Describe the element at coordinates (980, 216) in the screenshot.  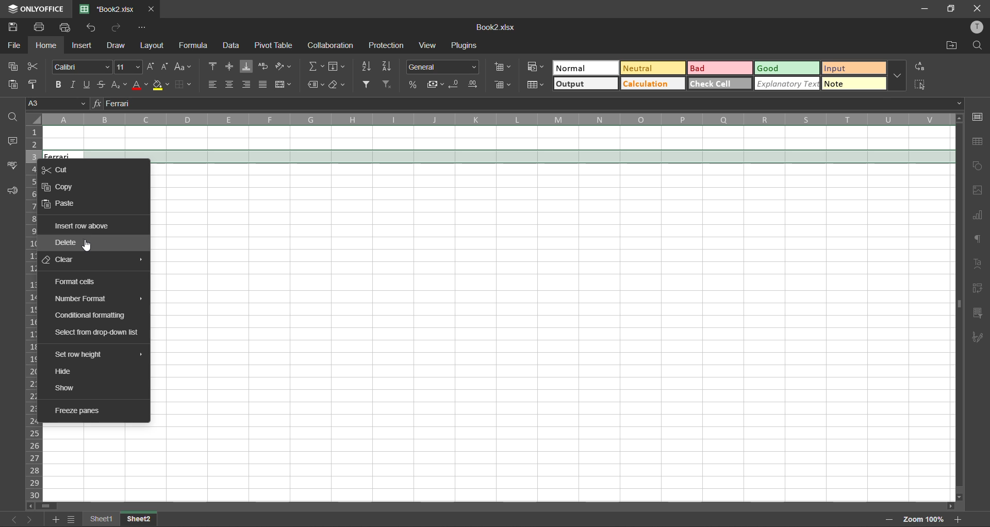
I see `charts` at that location.